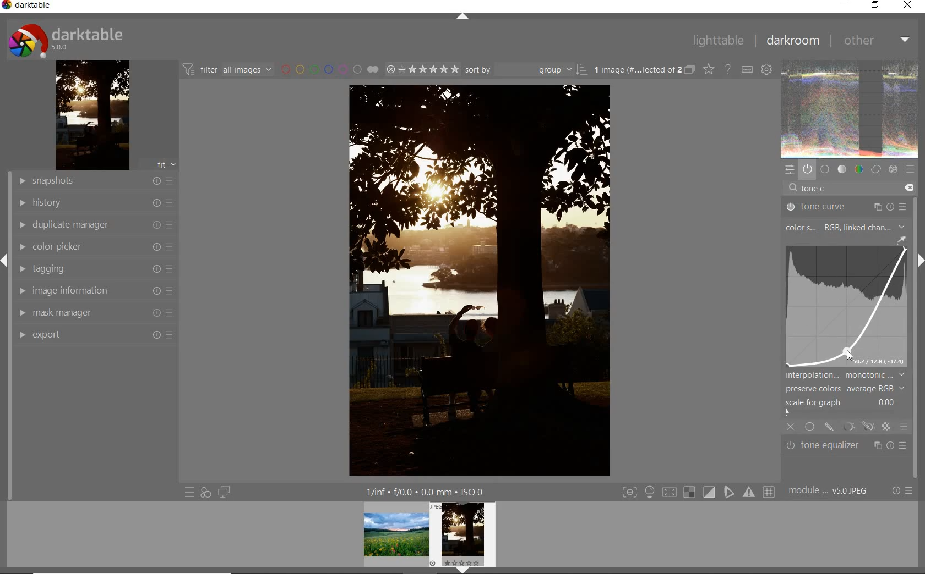 This screenshot has width=925, height=574. What do you see at coordinates (716, 41) in the screenshot?
I see `lighttable` at bounding box center [716, 41].